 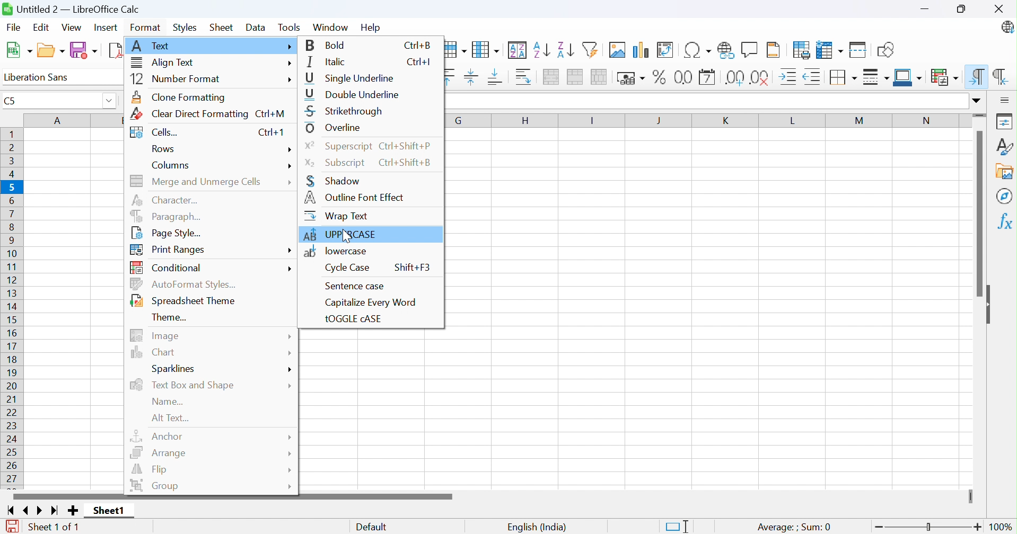 What do you see at coordinates (30, 511) in the screenshot?
I see `Scroll to previous sheet` at bounding box center [30, 511].